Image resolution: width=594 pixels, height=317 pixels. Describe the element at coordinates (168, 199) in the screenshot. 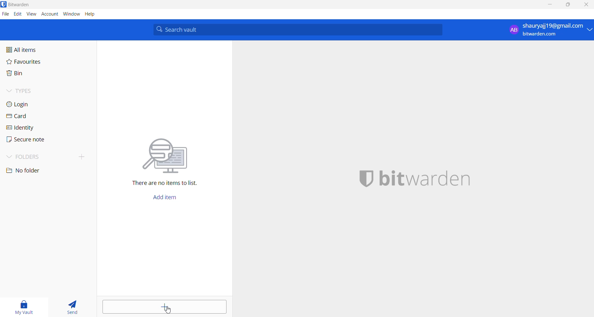

I see `add item button` at that location.